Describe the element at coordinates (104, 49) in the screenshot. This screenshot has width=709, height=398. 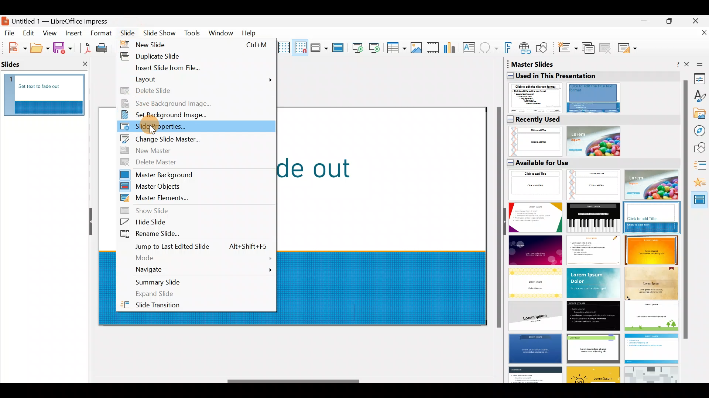
I see `Print` at that location.